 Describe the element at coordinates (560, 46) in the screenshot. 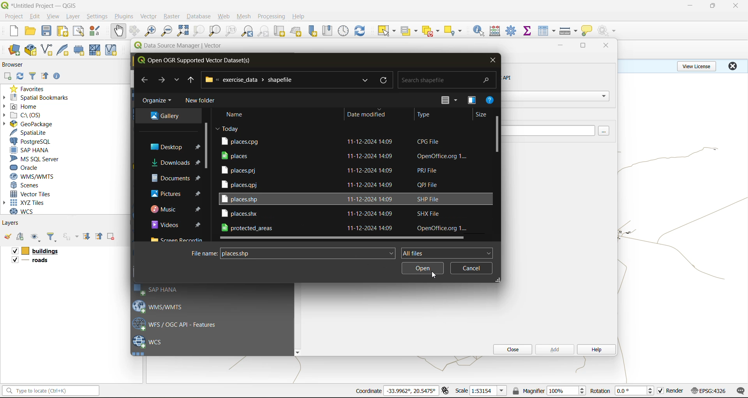

I see `minimize` at that location.